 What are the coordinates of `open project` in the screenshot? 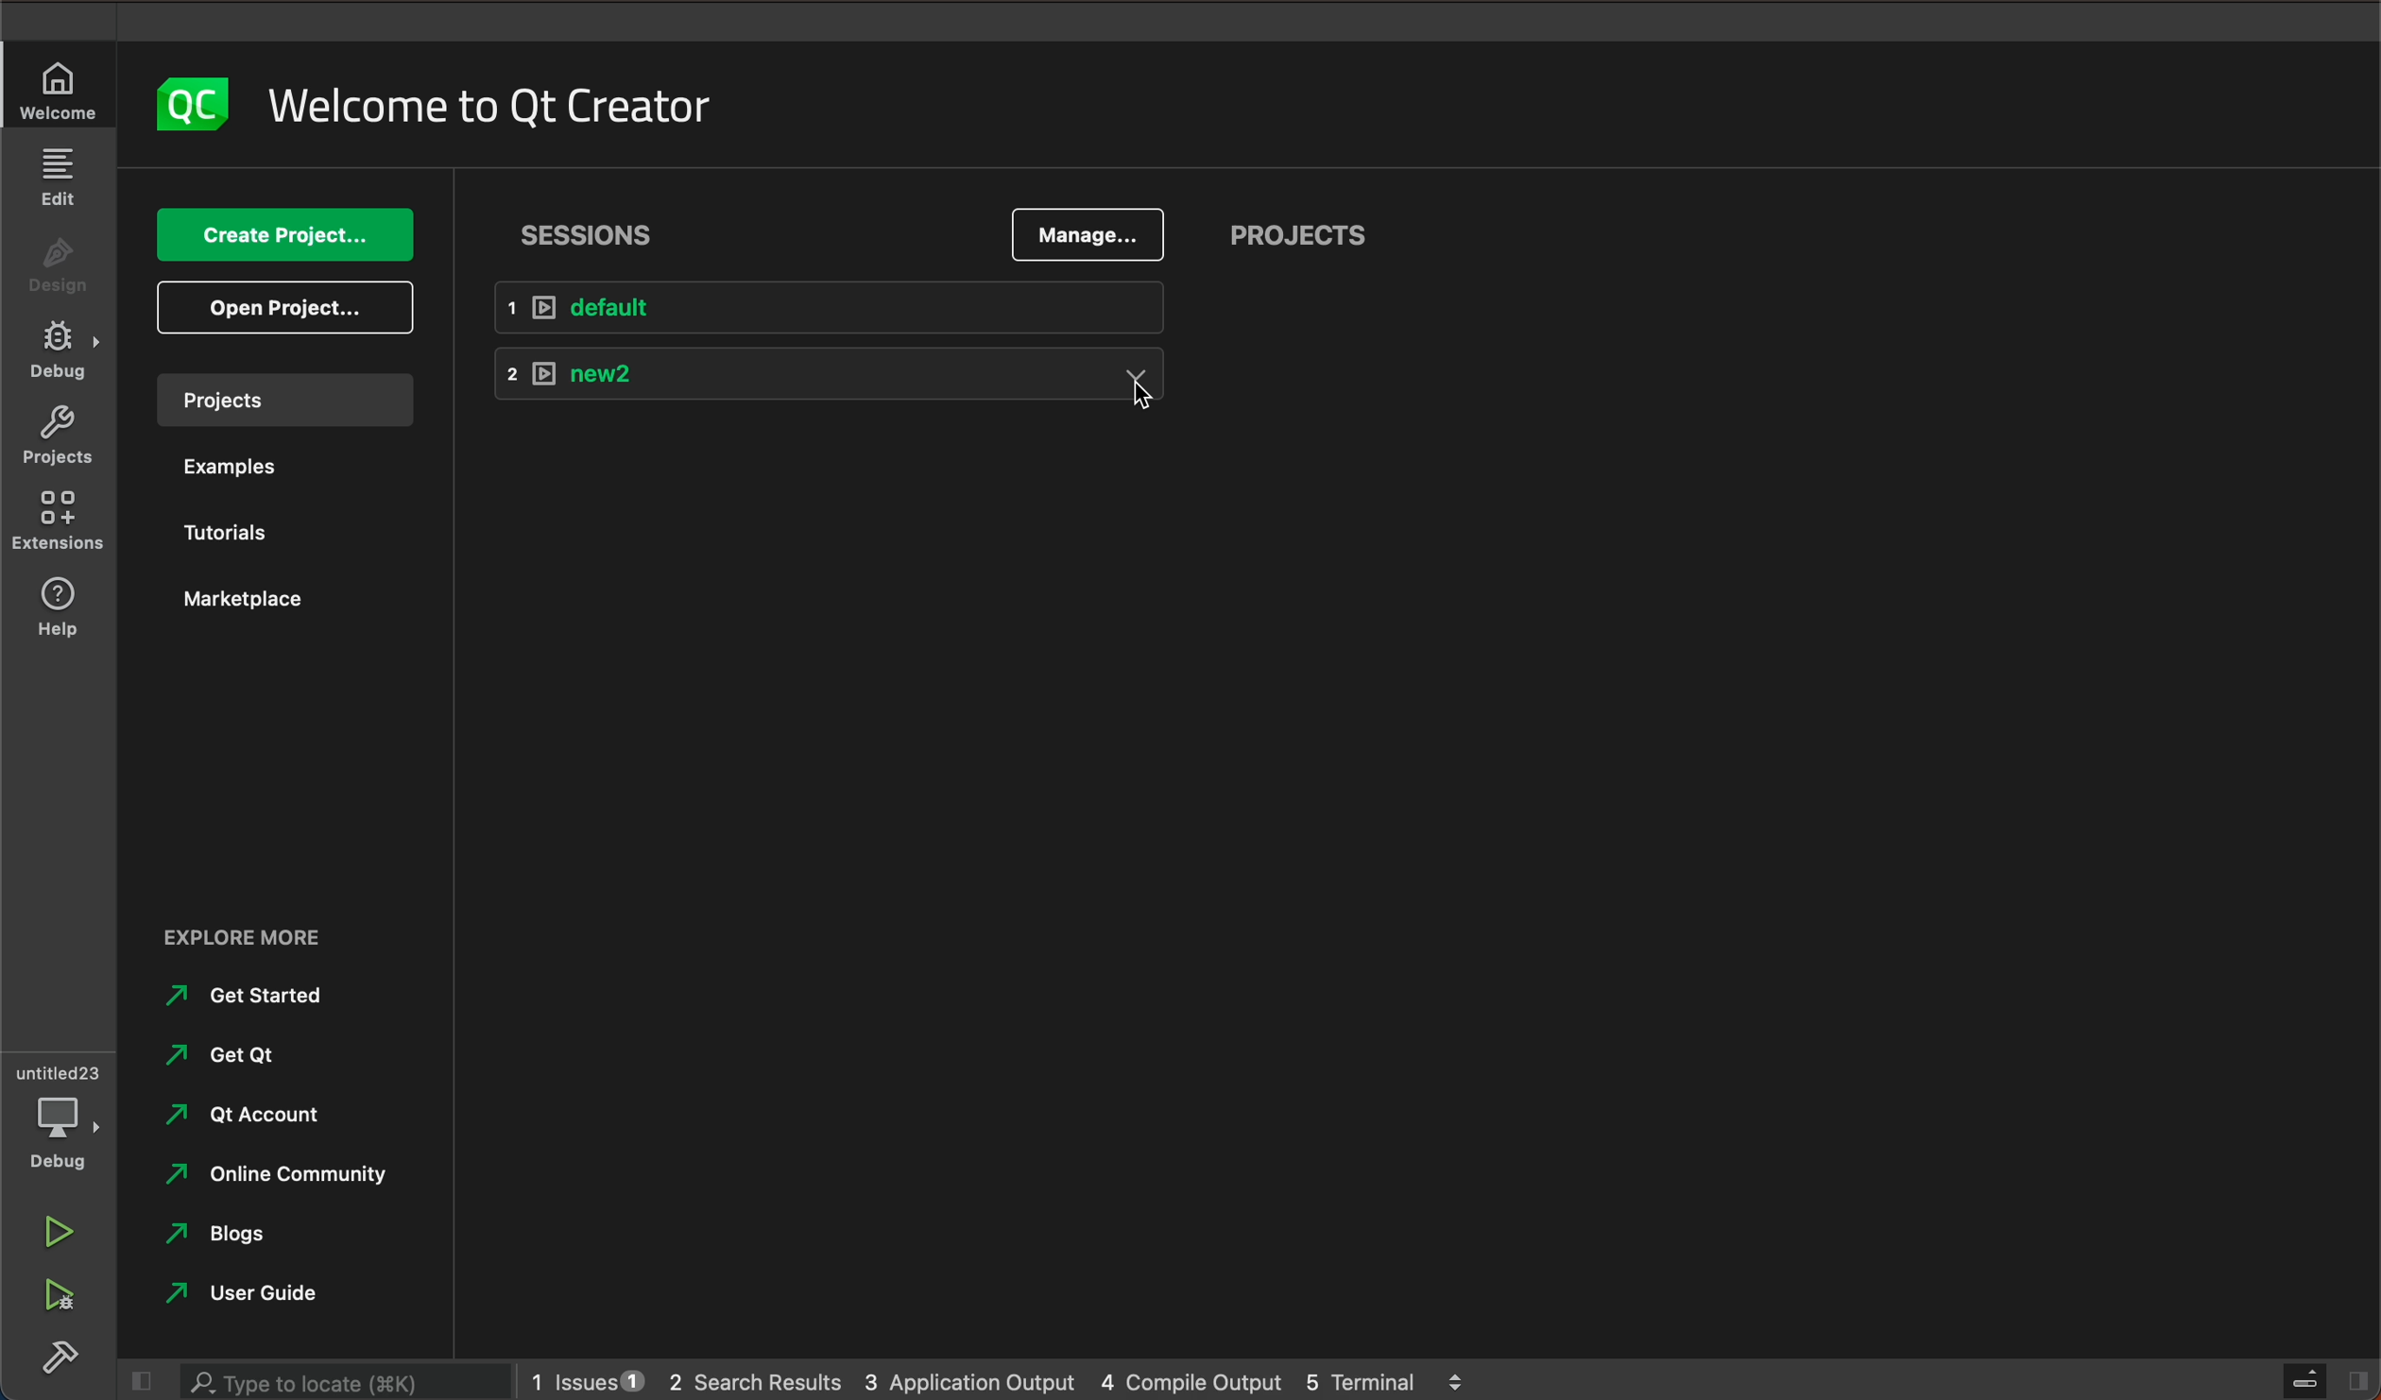 It's located at (283, 307).